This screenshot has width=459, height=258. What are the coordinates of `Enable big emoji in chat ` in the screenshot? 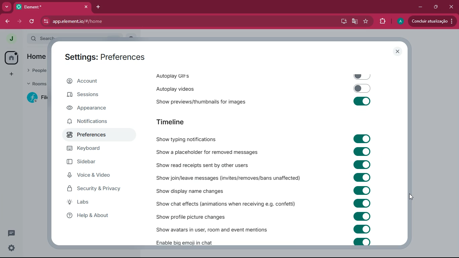 It's located at (264, 243).